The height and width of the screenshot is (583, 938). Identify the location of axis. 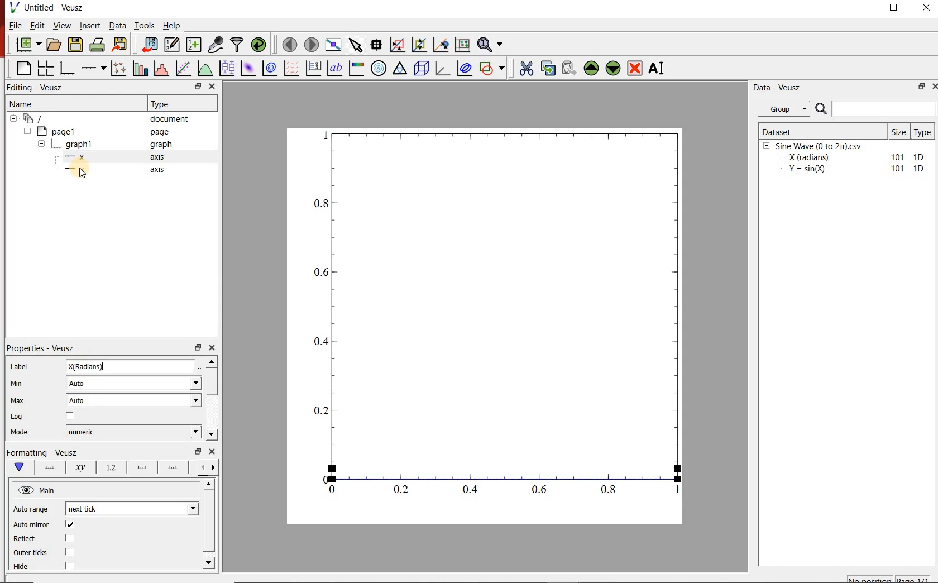
(156, 169).